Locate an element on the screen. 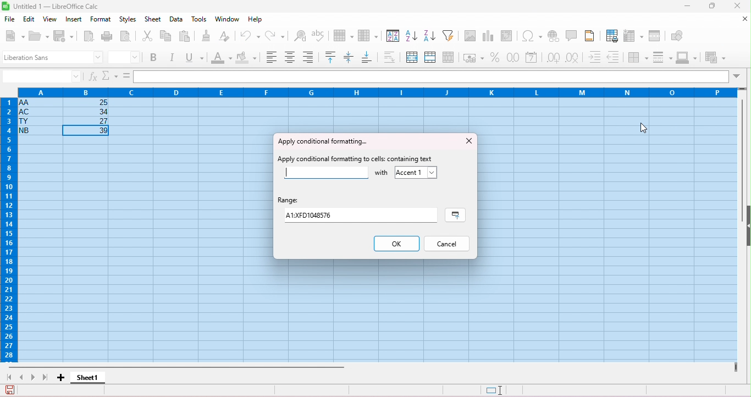  drag to view next columns is located at coordinates (735, 366).